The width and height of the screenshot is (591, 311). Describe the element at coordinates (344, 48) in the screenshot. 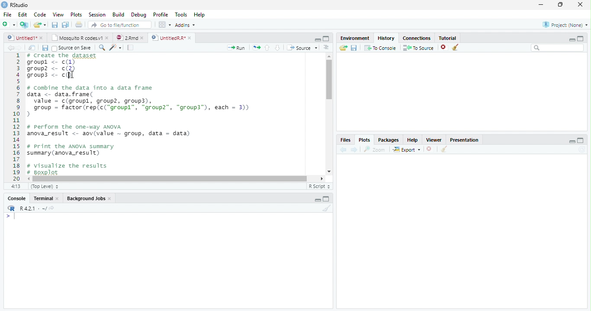

I see `Load Workspace` at that location.